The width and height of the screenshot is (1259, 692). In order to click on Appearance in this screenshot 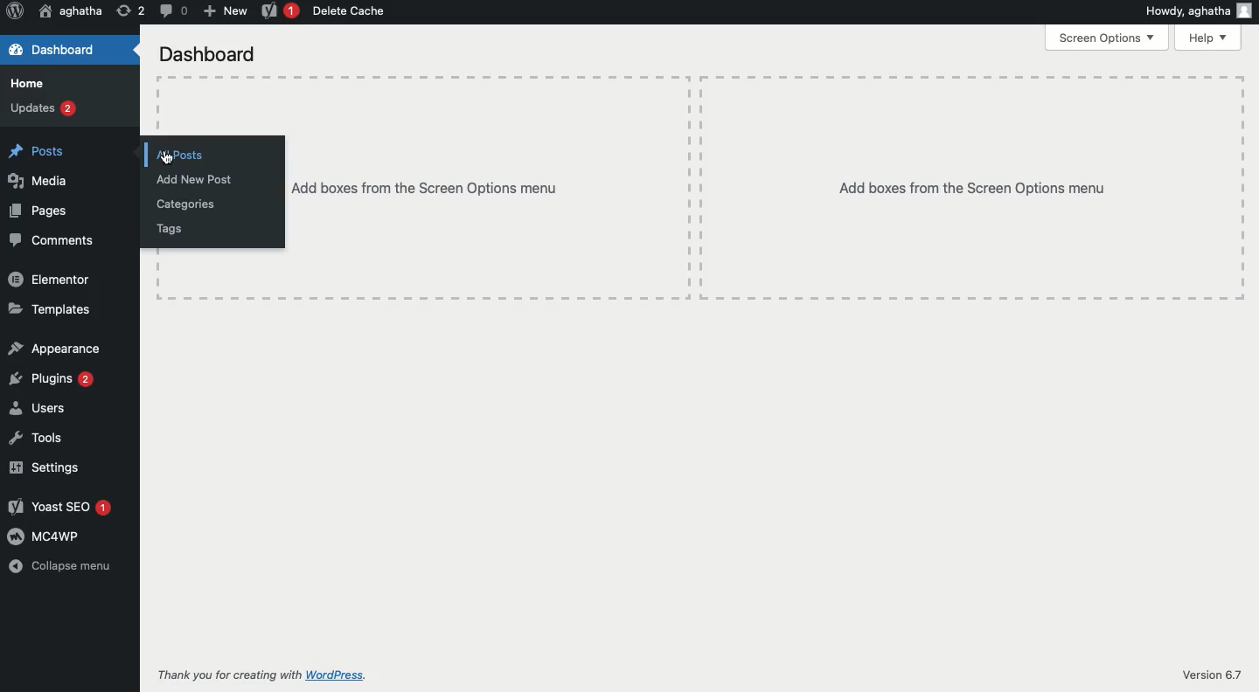, I will do `click(58, 349)`.